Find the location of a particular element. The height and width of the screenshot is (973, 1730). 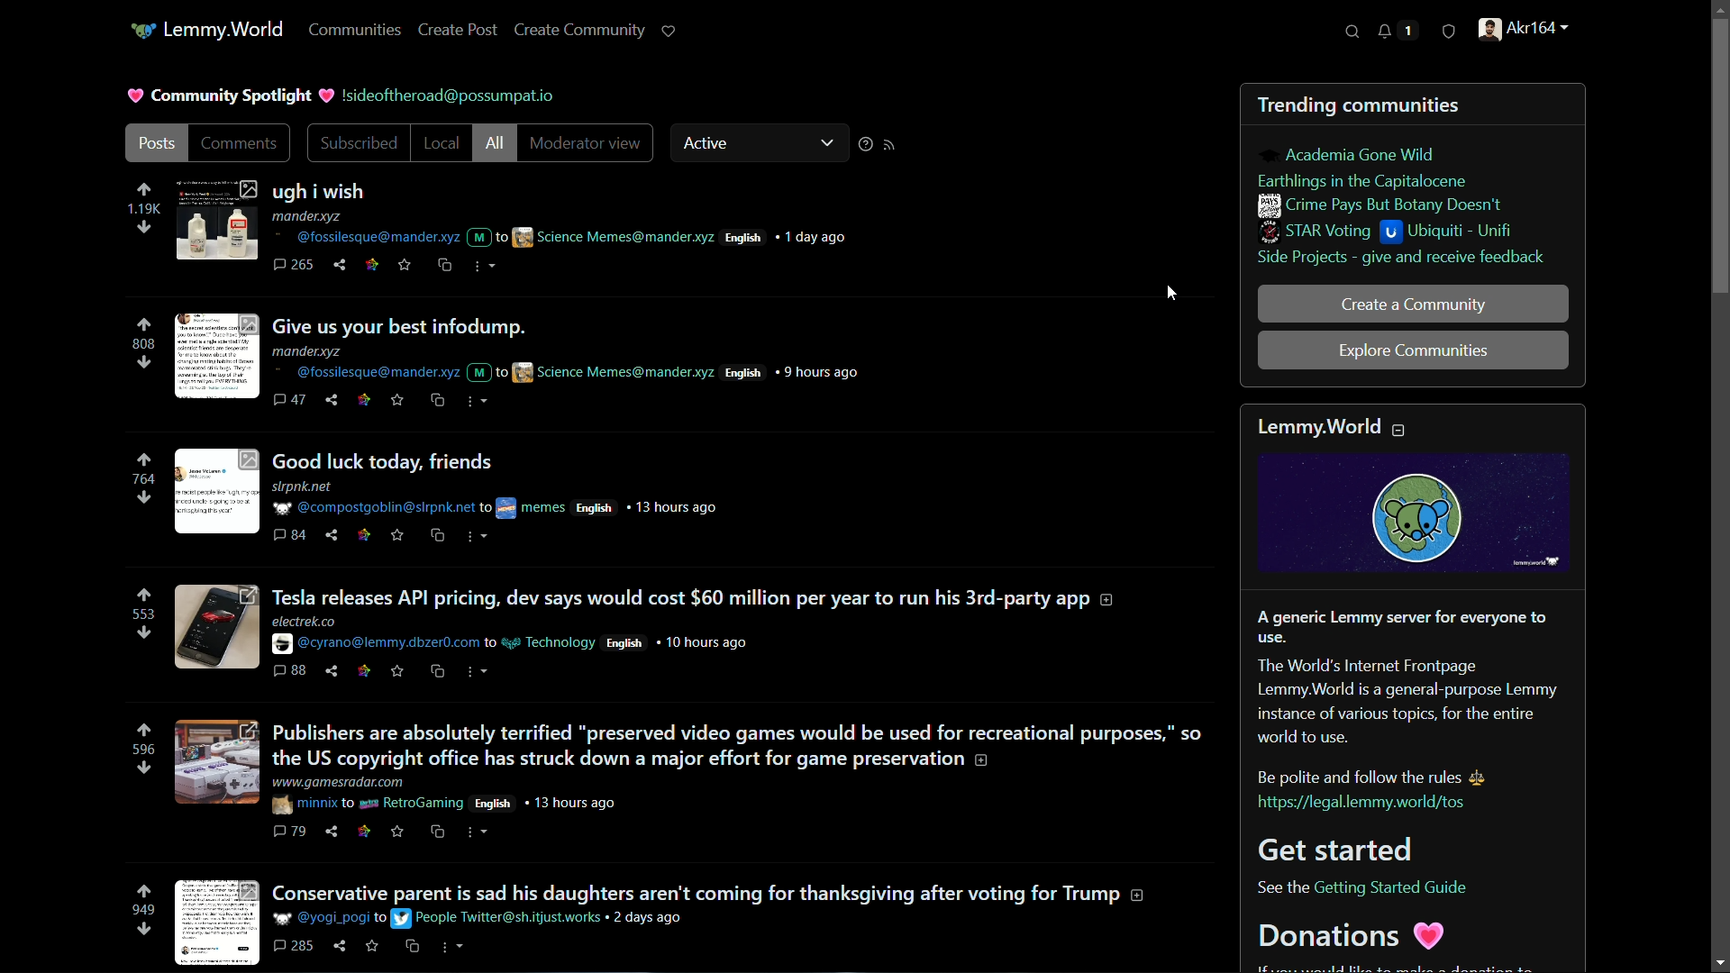

@compostgoblin@slrpnk.net is located at coordinates (371, 508).